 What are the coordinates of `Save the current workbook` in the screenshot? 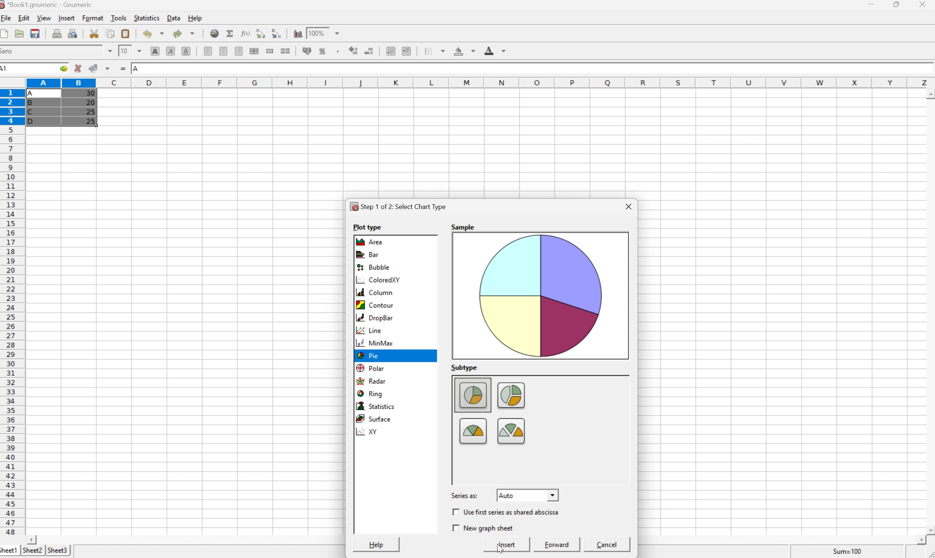 It's located at (35, 33).